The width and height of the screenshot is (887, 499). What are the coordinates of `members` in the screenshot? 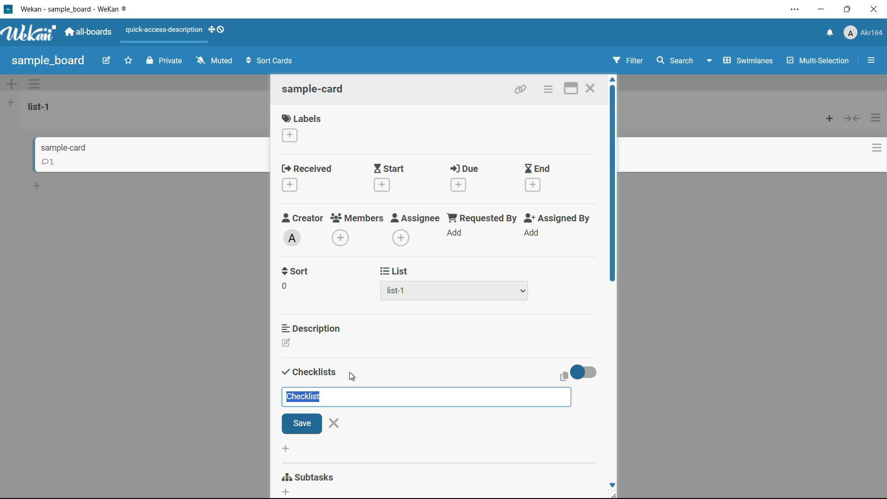 It's located at (358, 219).